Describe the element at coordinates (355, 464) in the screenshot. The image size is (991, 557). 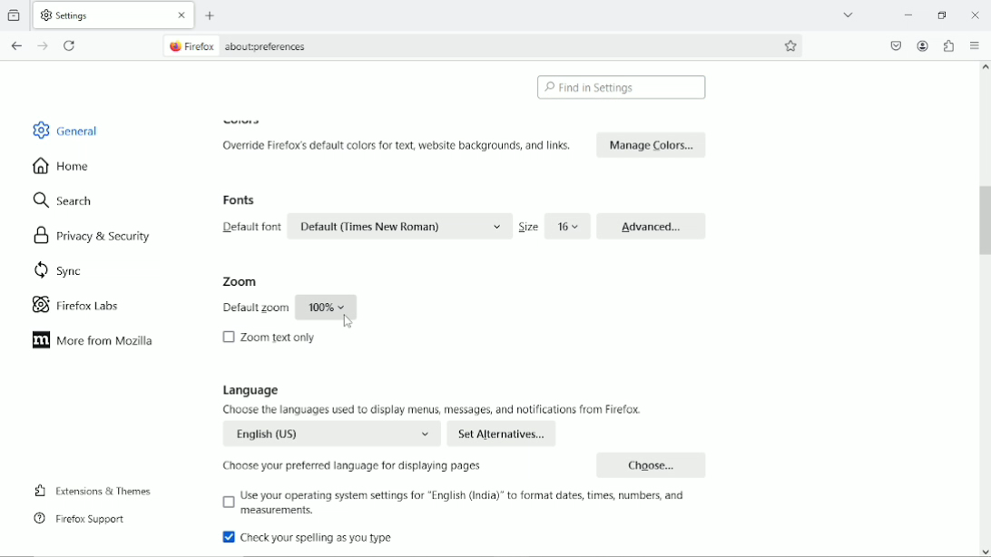
I see `Choose your preferred language for displaying pages` at that location.